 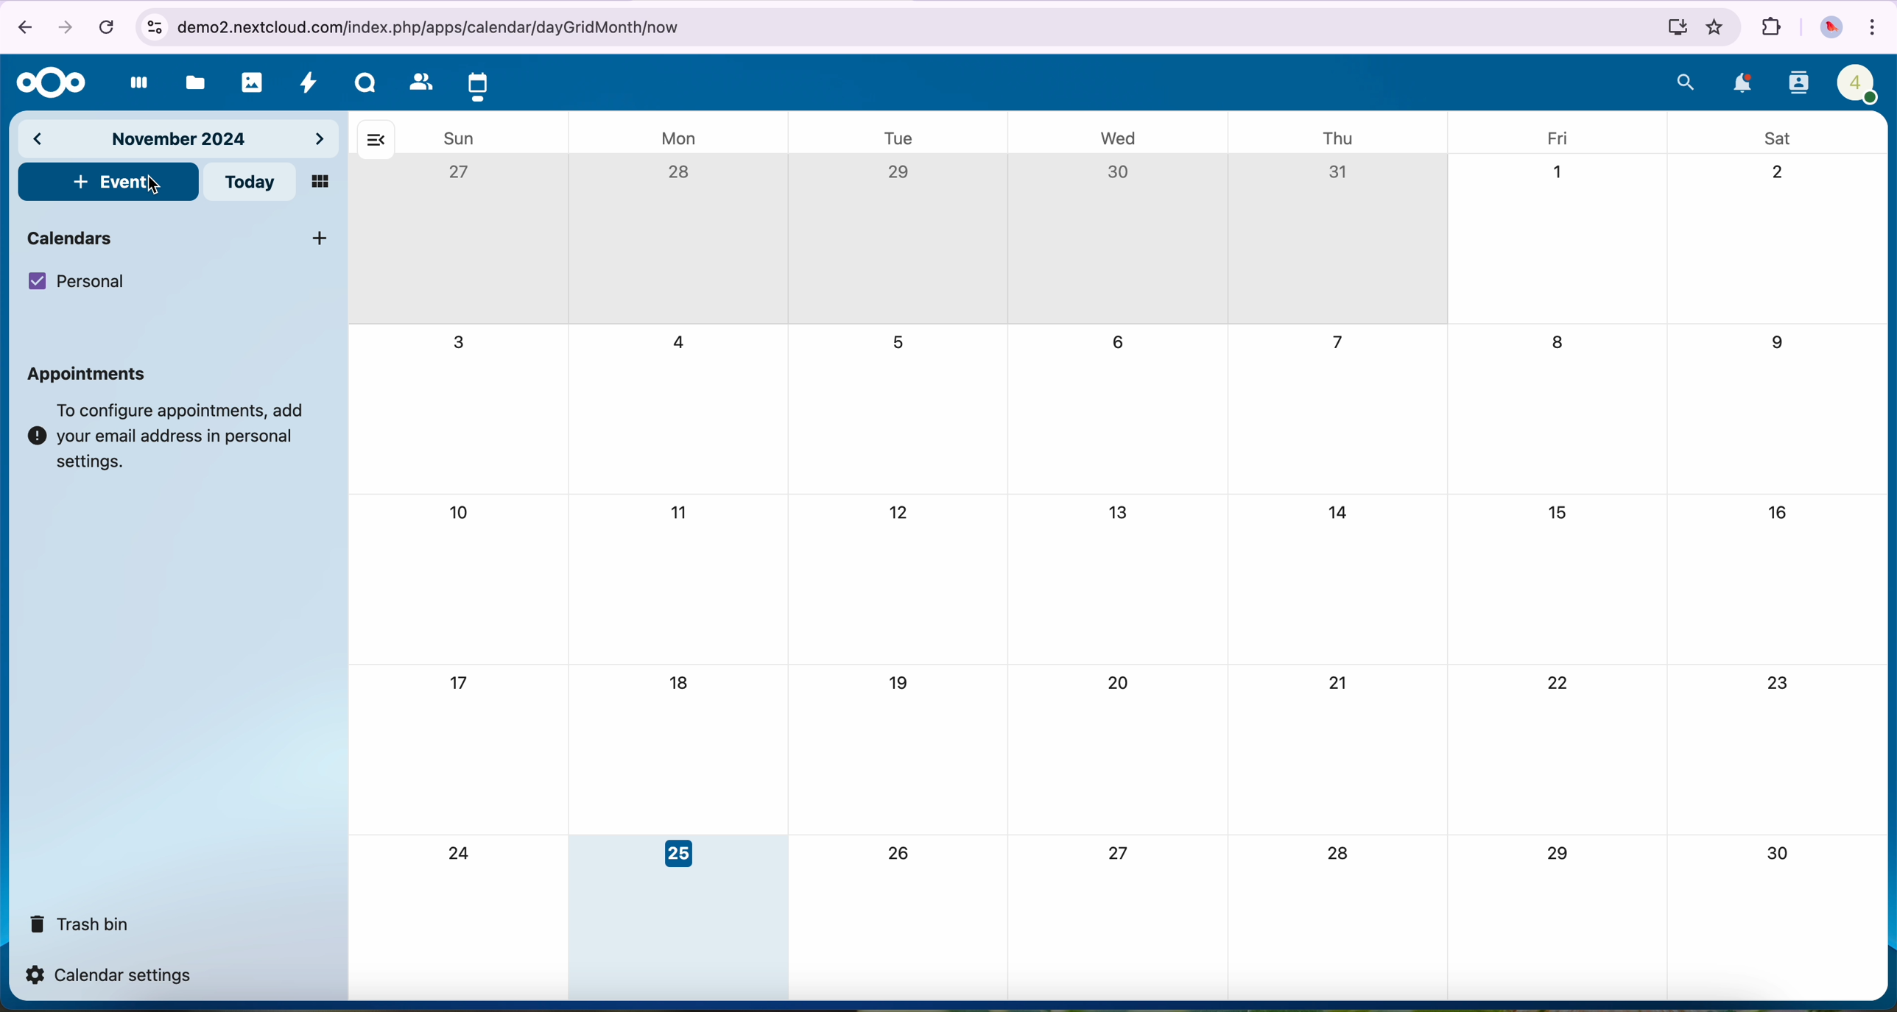 What do you see at coordinates (1781, 684) in the screenshot?
I see `23` at bounding box center [1781, 684].